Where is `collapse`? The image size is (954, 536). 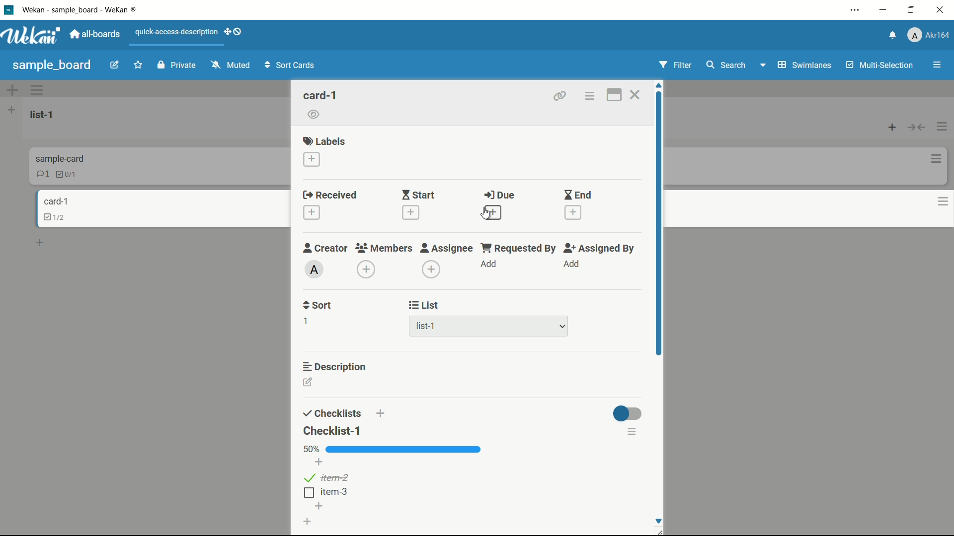 collapse is located at coordinates (916, 125).